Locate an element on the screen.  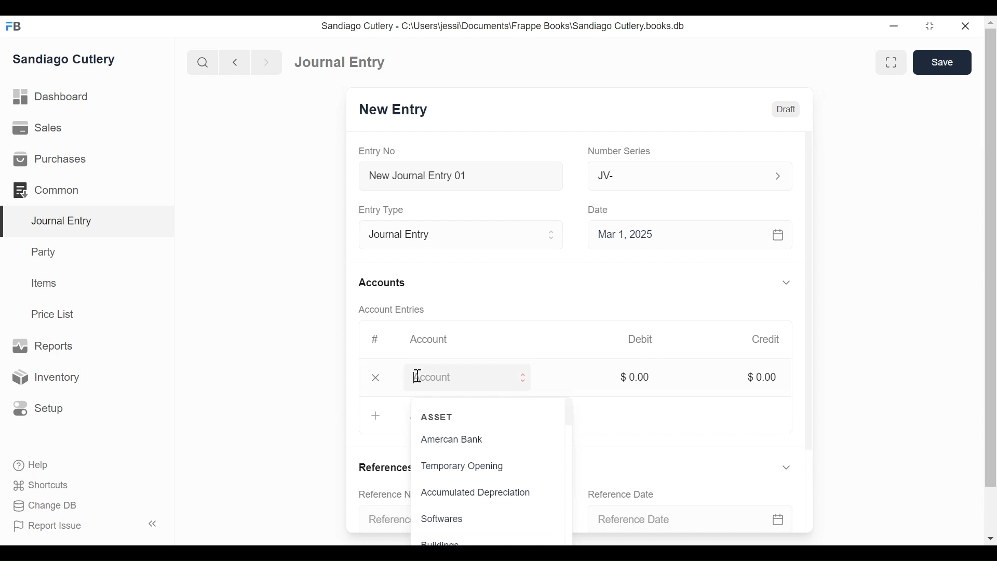
Entry No is located at coordinates (388, 151).